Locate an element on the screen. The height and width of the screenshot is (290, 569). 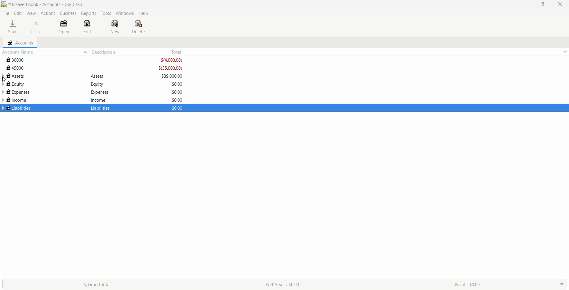
Minimize is located at coordinates (525, 4).